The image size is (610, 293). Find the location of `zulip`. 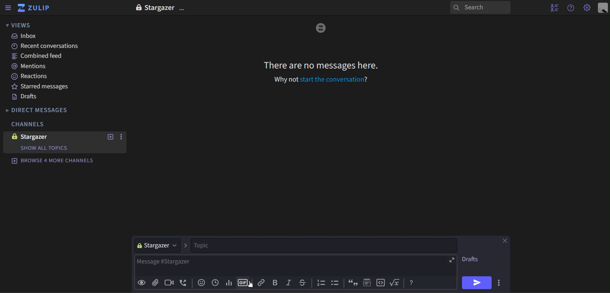

zulip is located at coordinates (35, 8).